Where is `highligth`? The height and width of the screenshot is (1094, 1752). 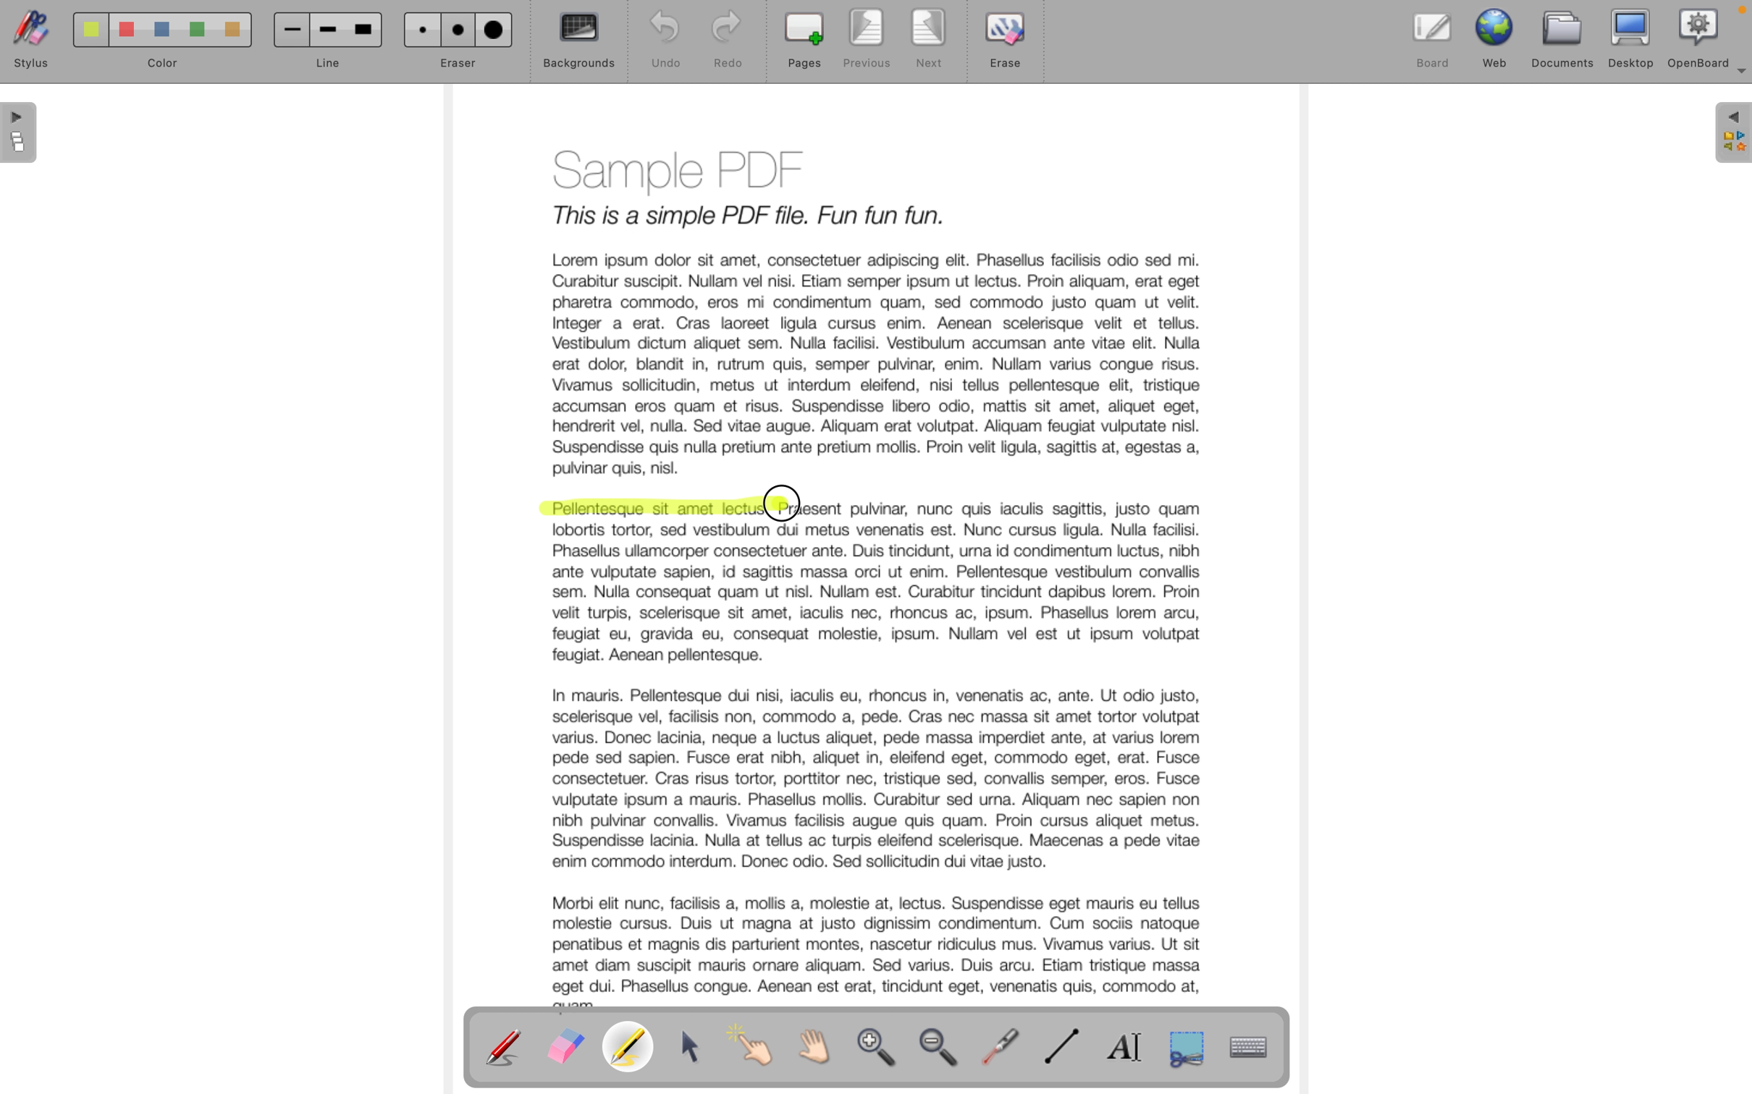 highligth is located at coordinates (632, 1049).